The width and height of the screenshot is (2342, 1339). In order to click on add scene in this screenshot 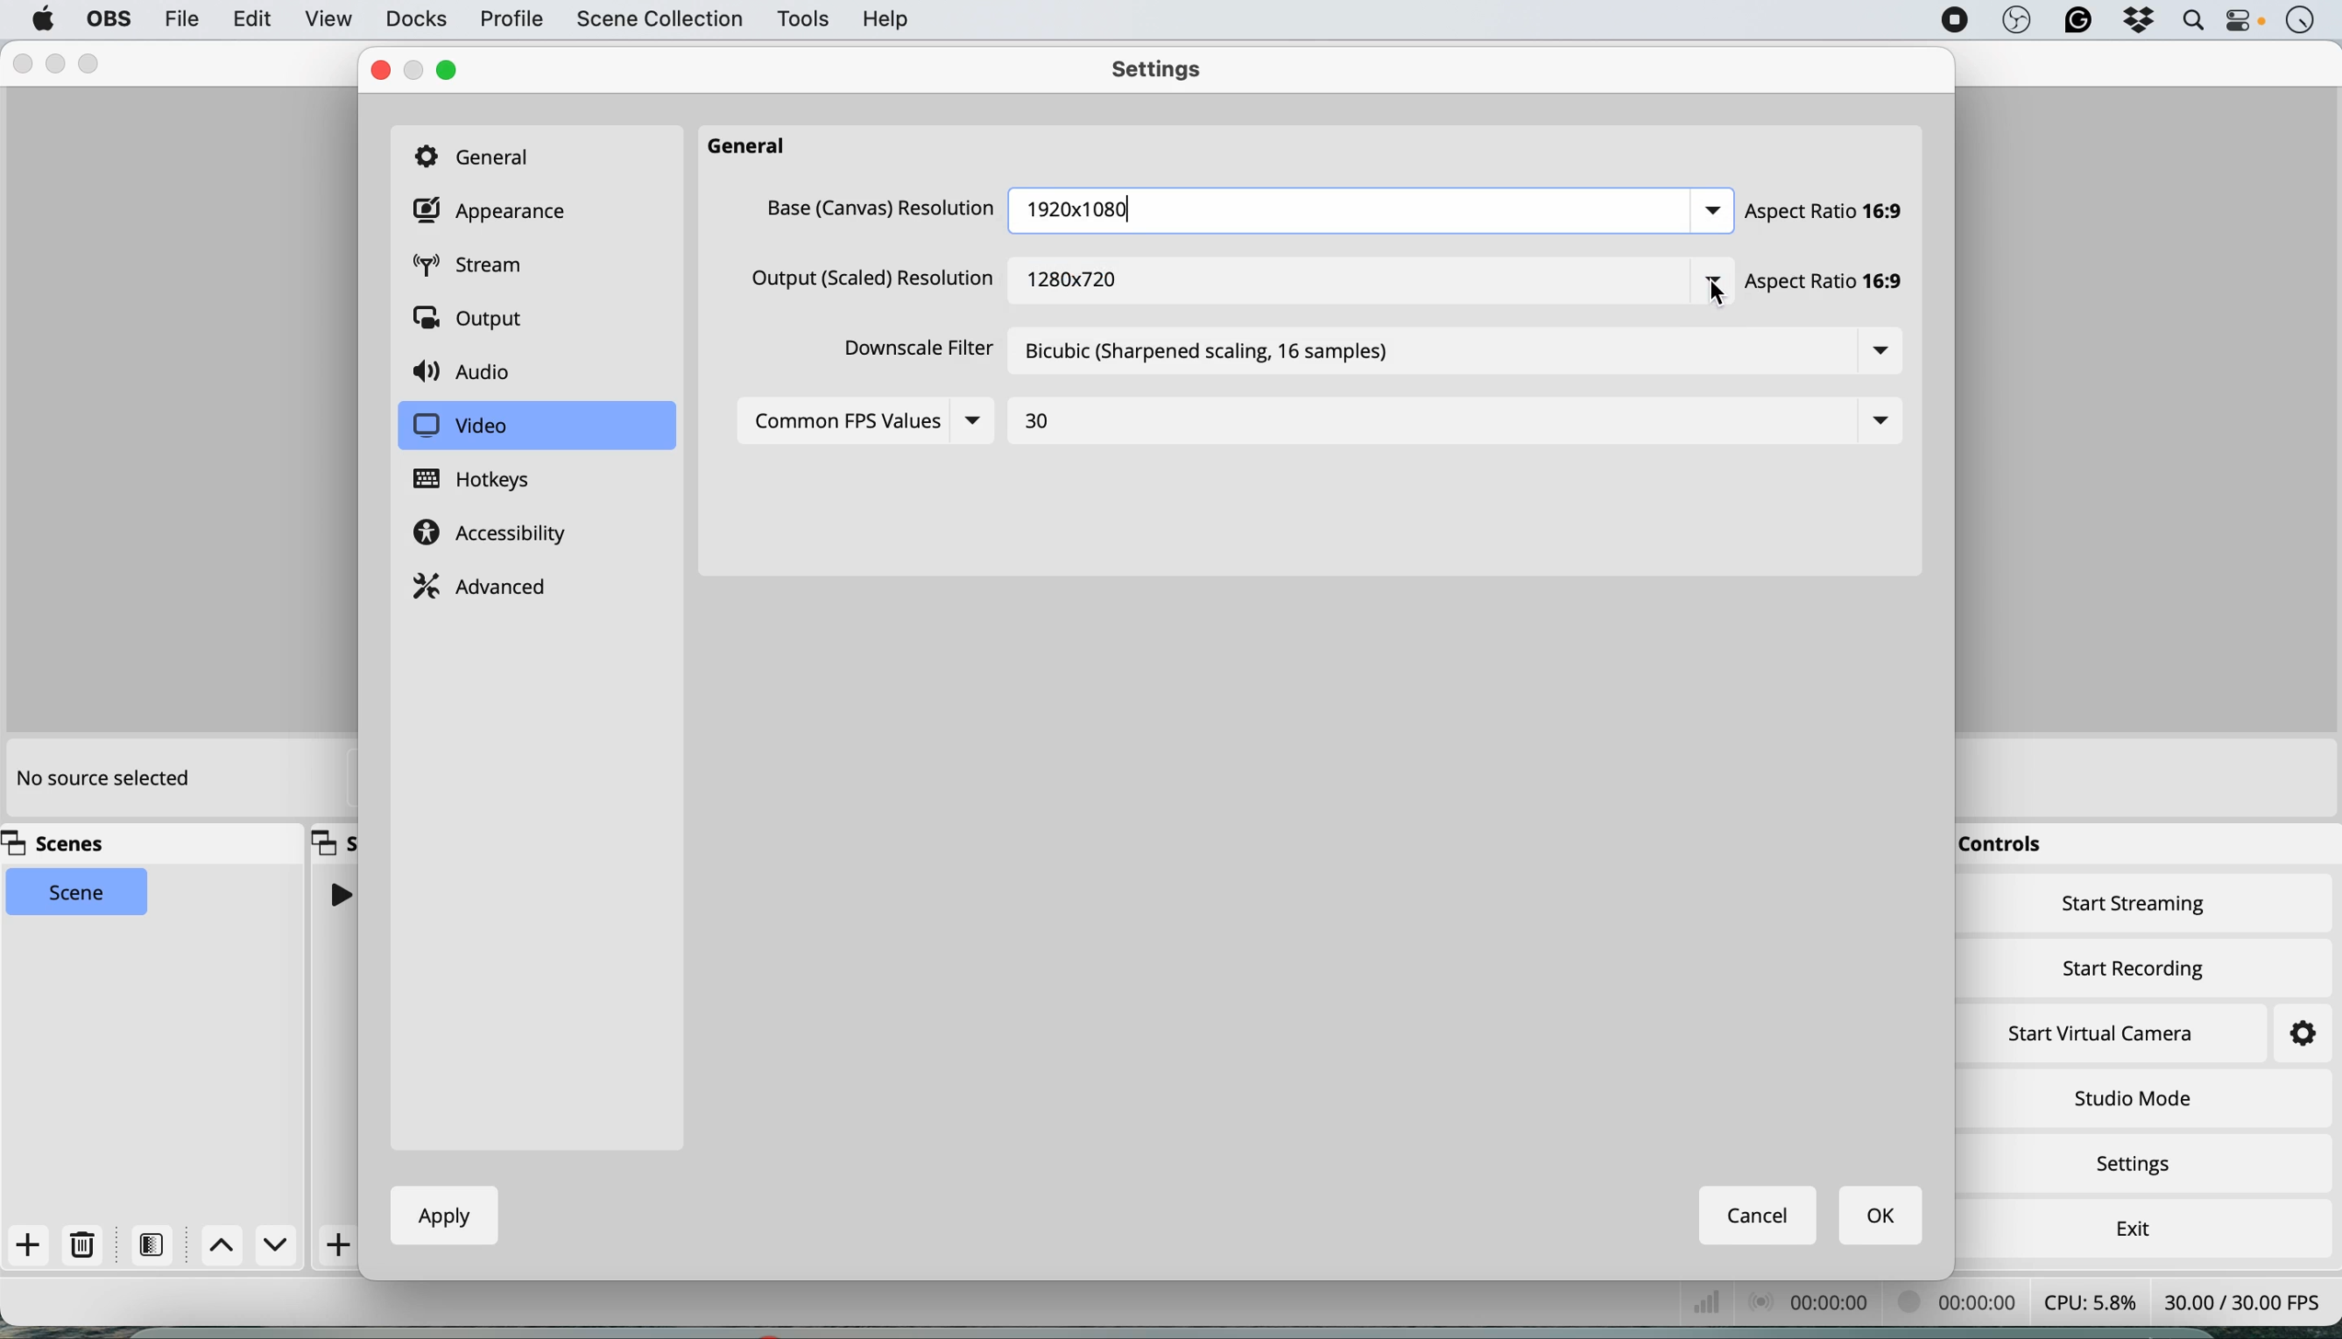, I will do `click(29, 1246)`.